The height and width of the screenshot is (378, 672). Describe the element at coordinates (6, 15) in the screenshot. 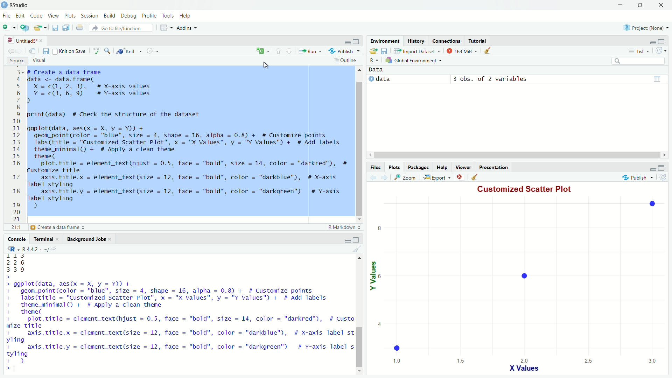

I see `File` at that location.